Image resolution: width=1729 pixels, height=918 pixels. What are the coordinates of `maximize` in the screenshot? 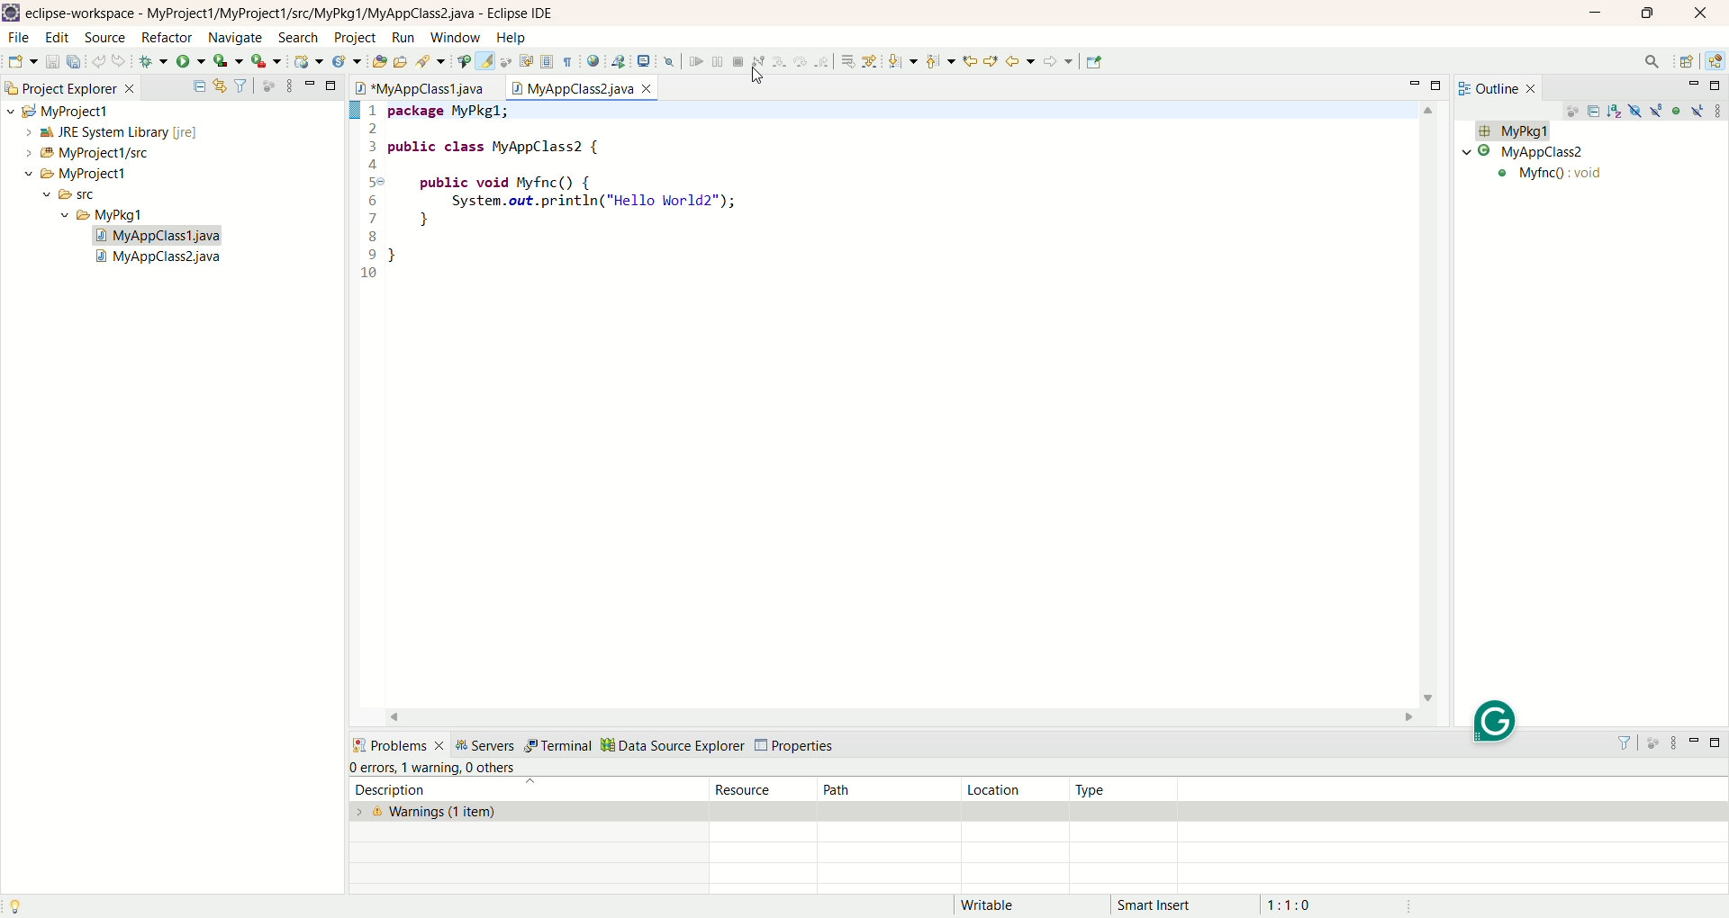 It's located at (1645, 15).